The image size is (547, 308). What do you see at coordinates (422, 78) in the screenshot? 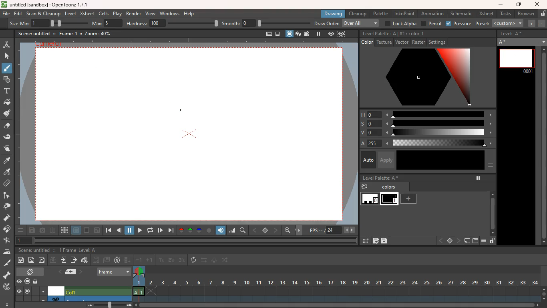
I see `color` at bounding box center [422, 78].